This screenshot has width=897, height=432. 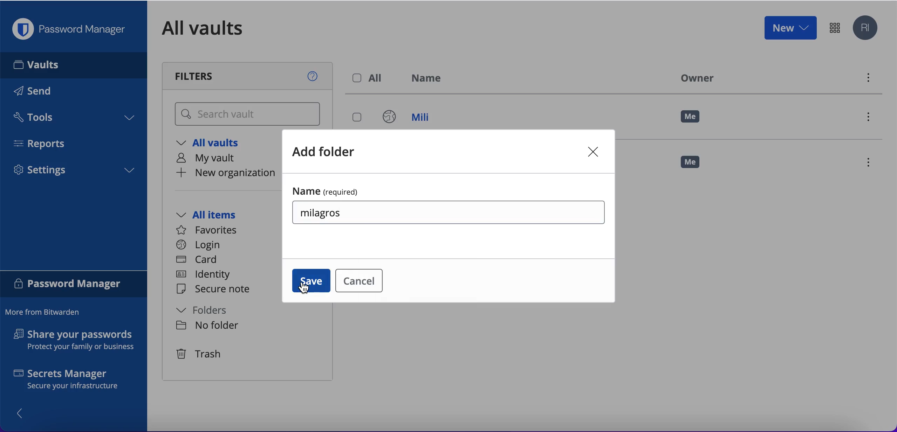 What do you see at coordinates (198, 260) in the screenshot?
I see `card` at bounding box center [198, 260].